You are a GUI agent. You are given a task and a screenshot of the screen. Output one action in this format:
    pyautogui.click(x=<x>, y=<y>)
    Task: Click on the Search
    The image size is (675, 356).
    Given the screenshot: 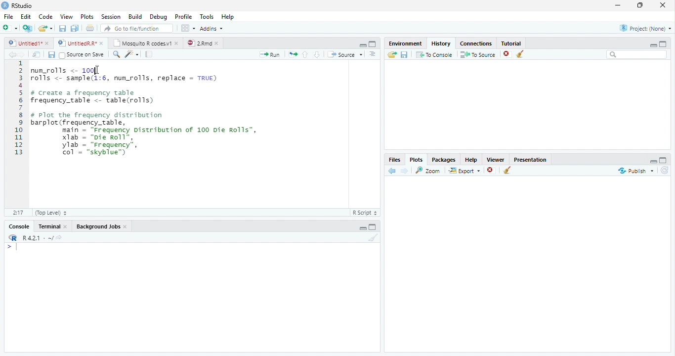 What is the action you would take?
    pyautogui.click(x=636, y=54)
    